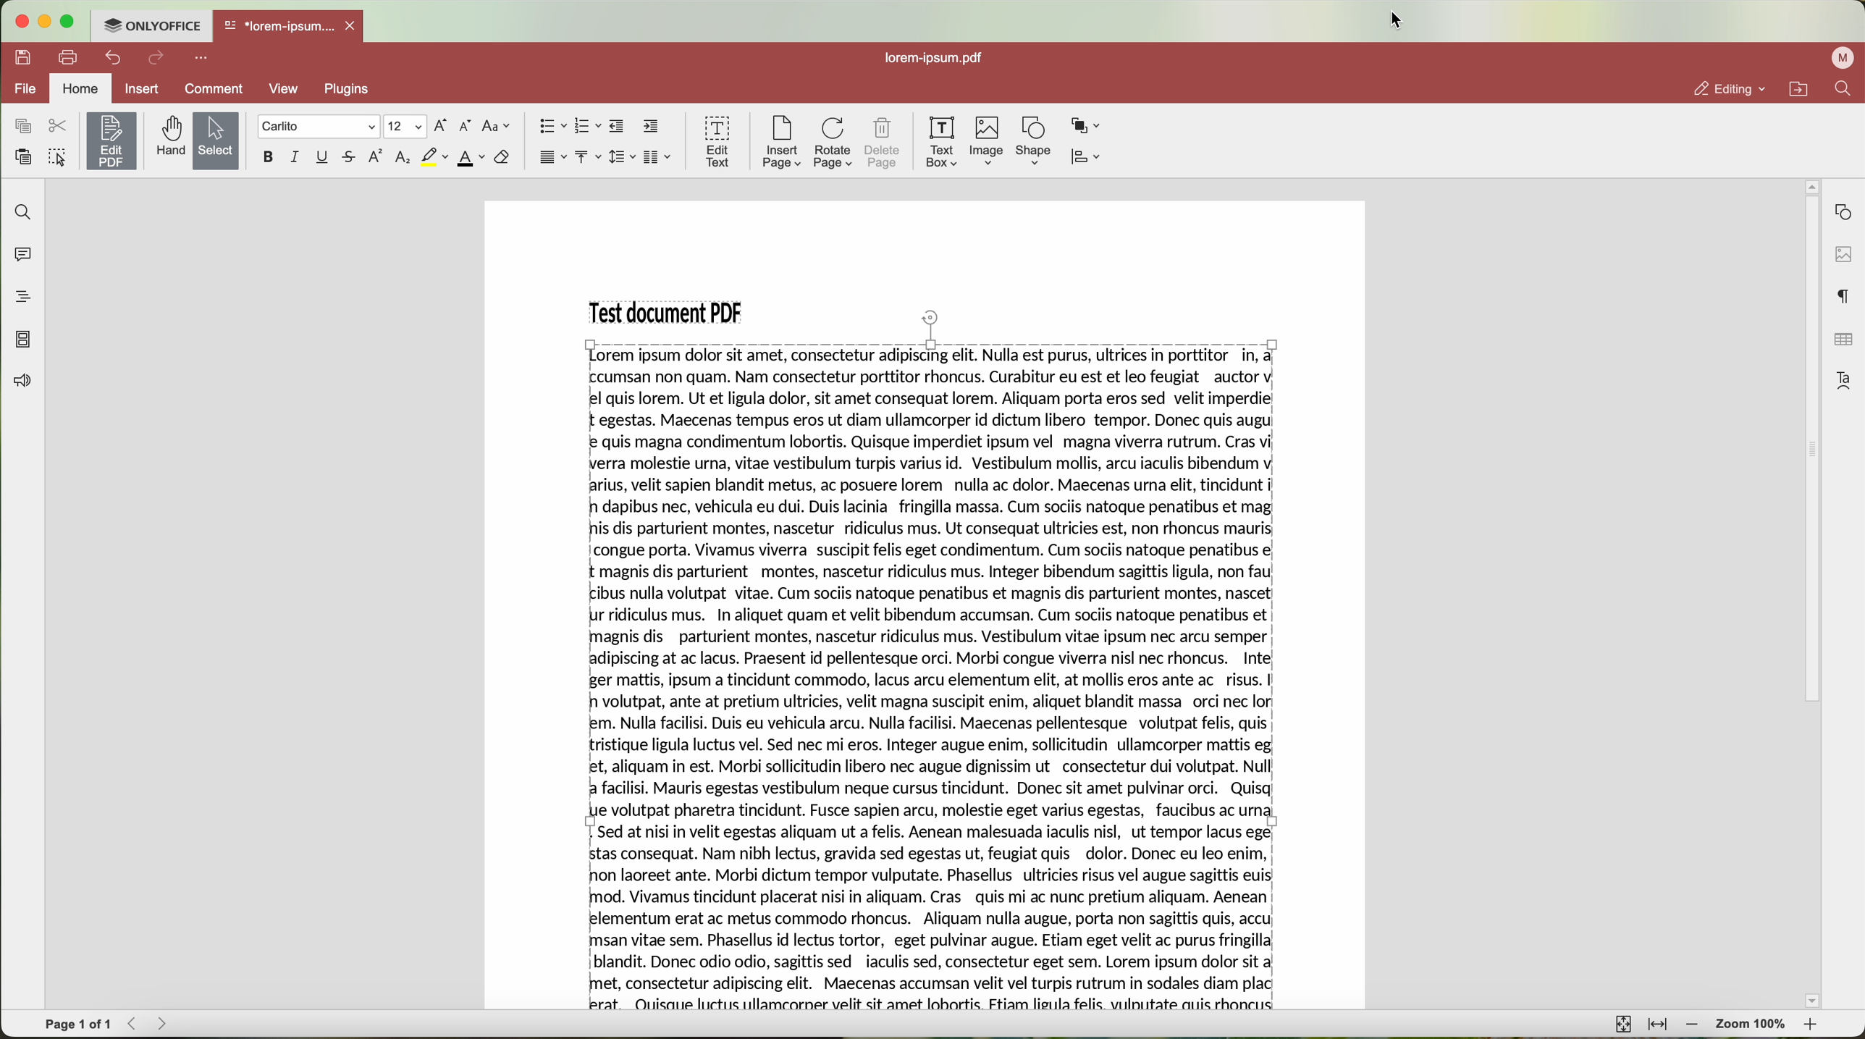  Describe the element at coordinates (622, 157) in the screenshot. I see `line spacing` at that location.